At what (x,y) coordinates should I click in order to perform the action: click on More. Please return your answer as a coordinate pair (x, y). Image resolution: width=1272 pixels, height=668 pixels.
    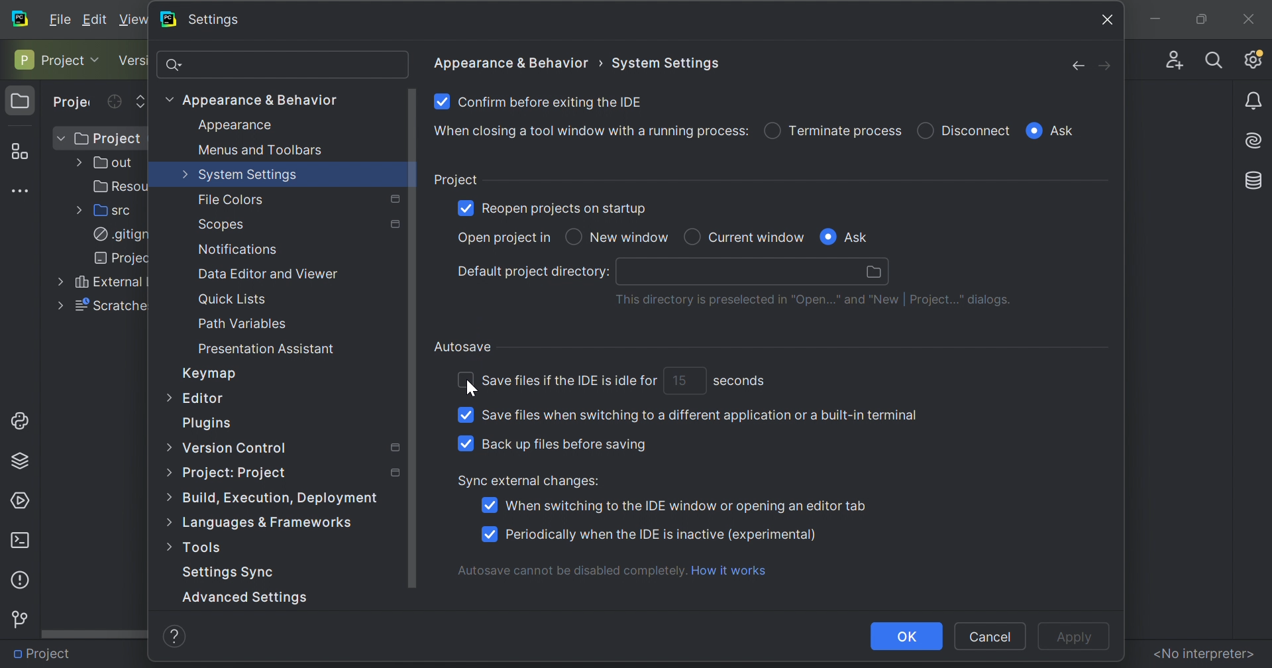
    Looking at the image, I should click on (76, 164).